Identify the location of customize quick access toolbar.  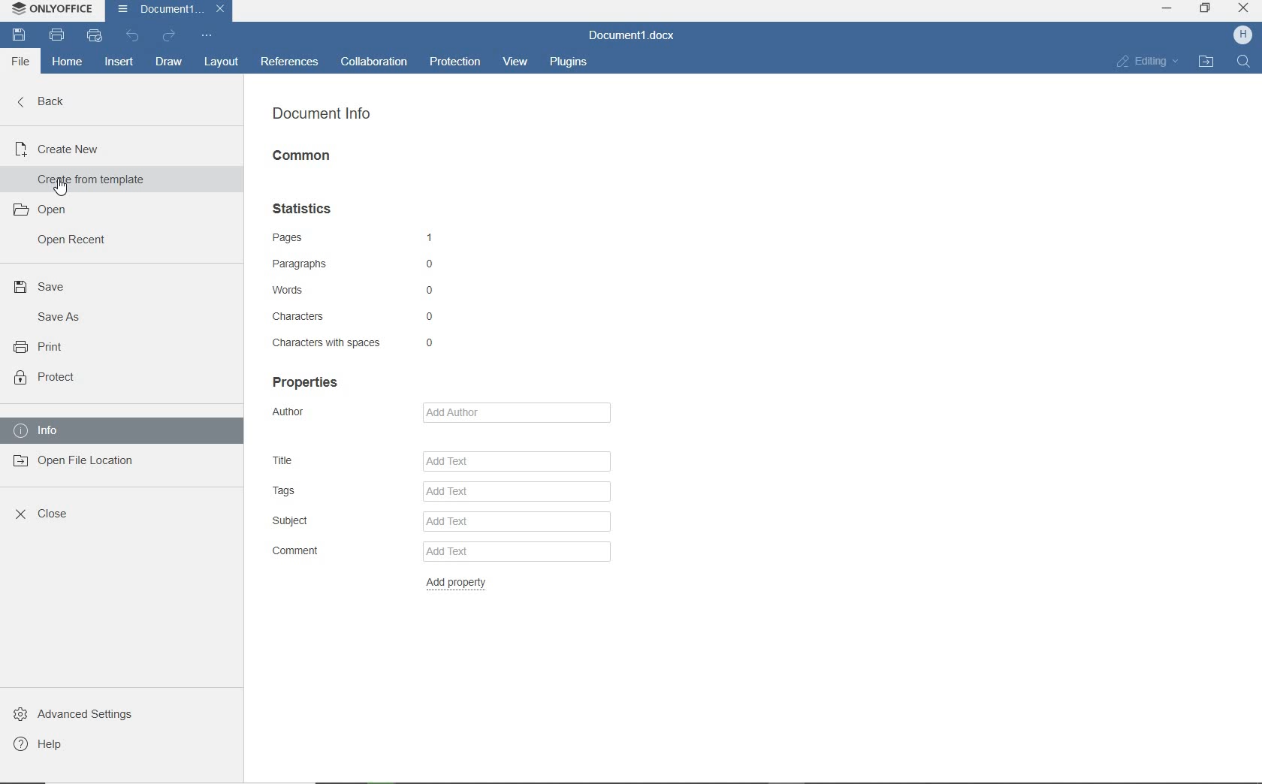
(204, 35).